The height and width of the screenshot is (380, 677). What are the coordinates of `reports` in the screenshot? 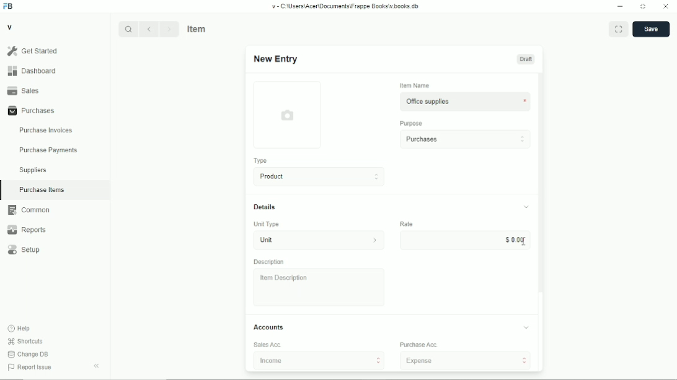 It's located at (26, 230).